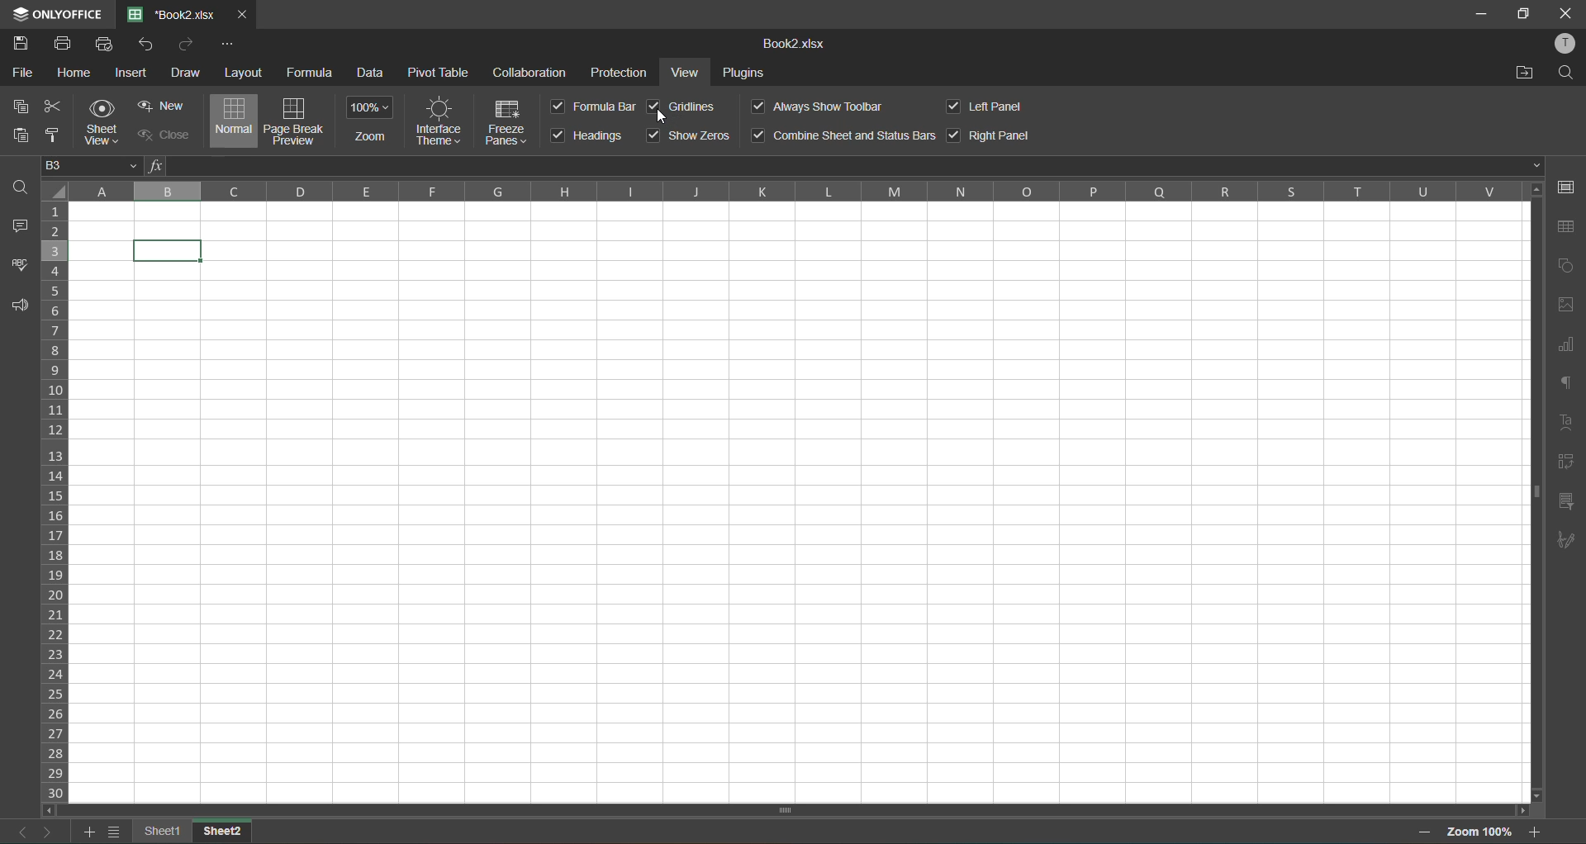 The height and width of the screenshot is (844, 1586). Describe the element at coordinates (223, 832) in the screenshot. I see `sheet 2` at that location.